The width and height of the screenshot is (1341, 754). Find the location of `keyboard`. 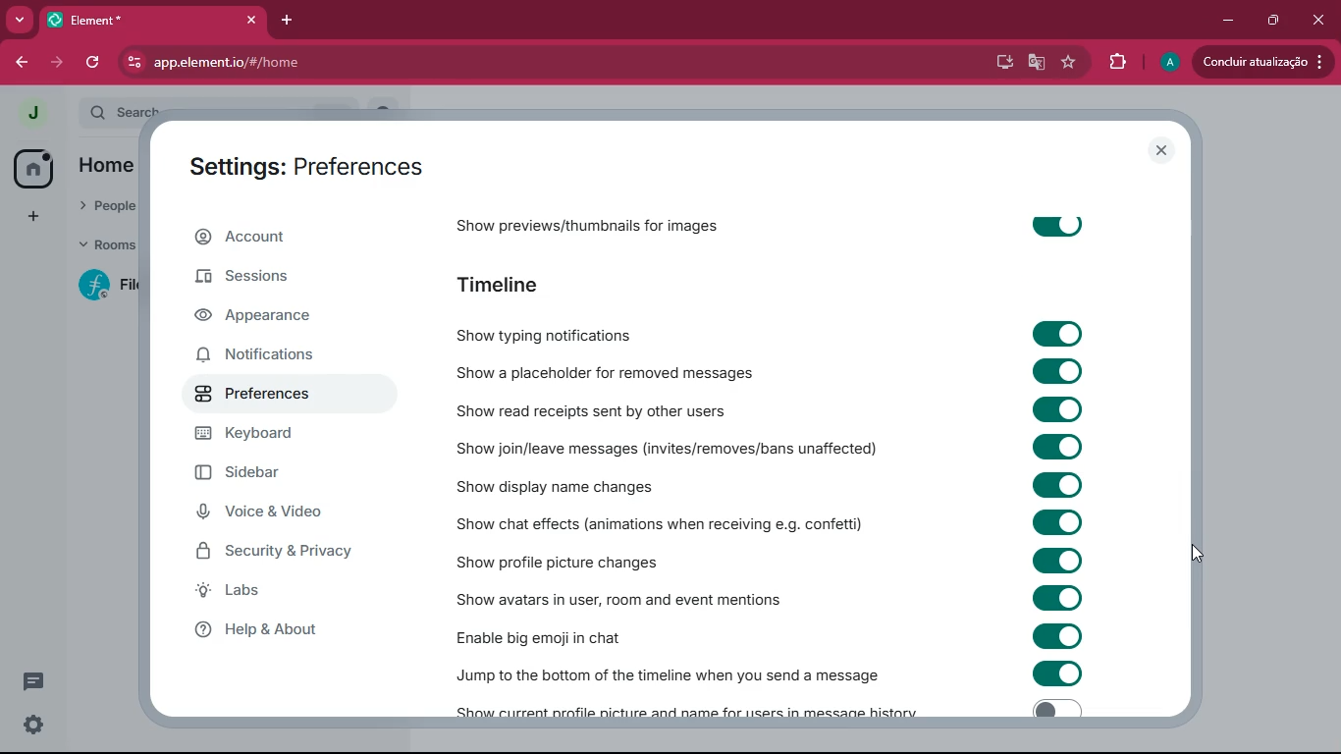

keyboard is located at coordinates (281, 436).